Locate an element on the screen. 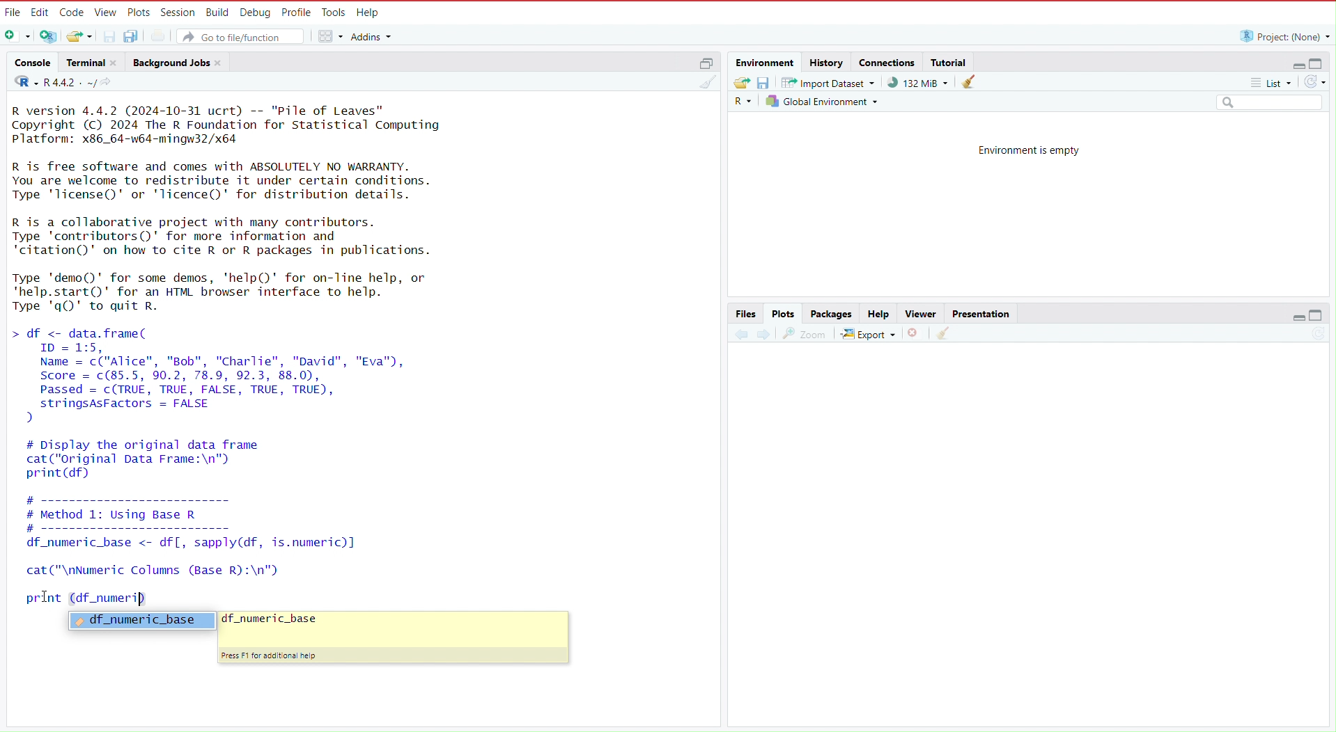 Image resolution: width=1336 pixels, height=732 pixels. Build is located at coordinates (217, 11).